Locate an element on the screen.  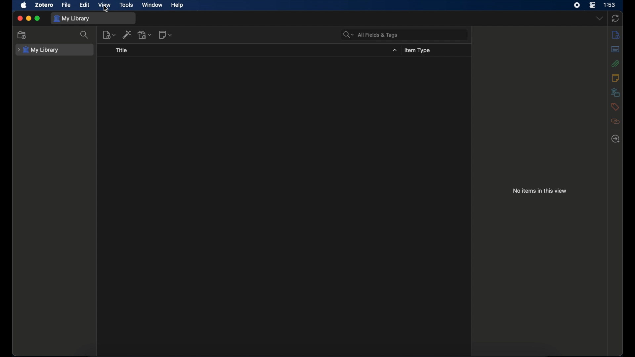
abstract is located at coordinates (615, 49).